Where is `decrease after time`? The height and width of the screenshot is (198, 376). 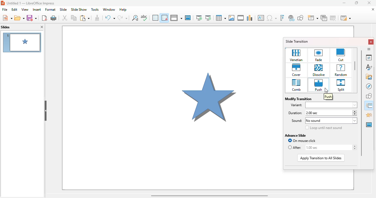
decrease after time is located at coordinates (354, 149).